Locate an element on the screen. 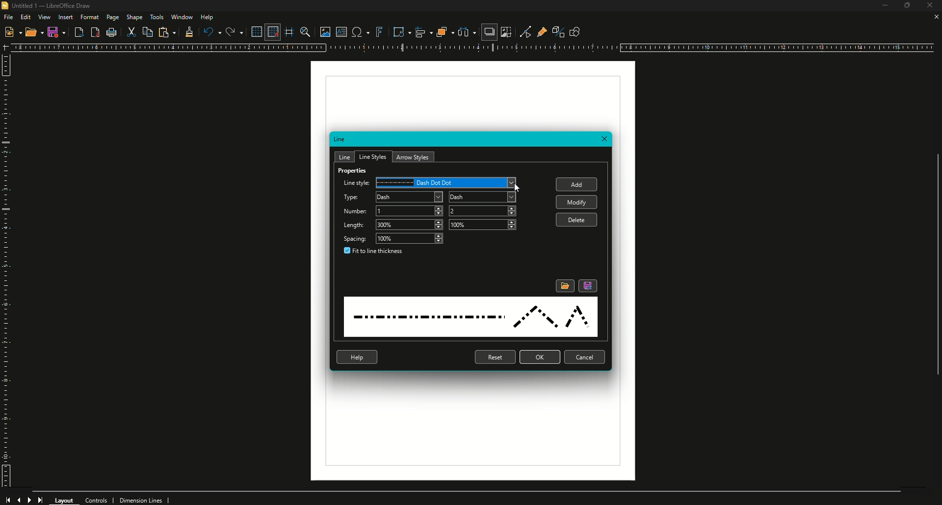 The height and width of the screenshot is (505, 942). Add is located at coordinates (579, 185).